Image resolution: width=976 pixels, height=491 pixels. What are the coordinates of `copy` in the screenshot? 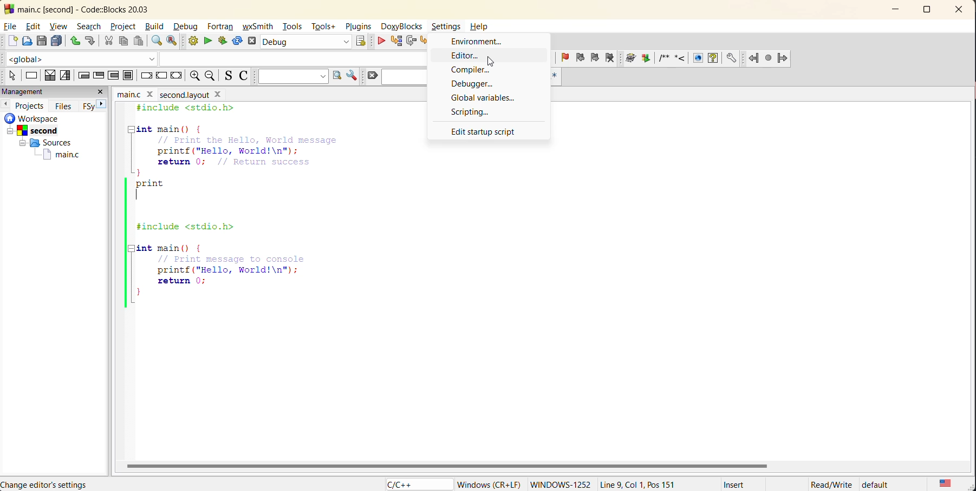 It's located at (124, 42).